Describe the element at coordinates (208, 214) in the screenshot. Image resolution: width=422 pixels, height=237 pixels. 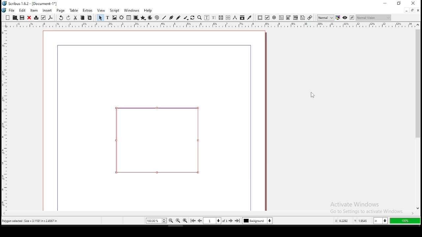
I see `scroll bar` at that location.